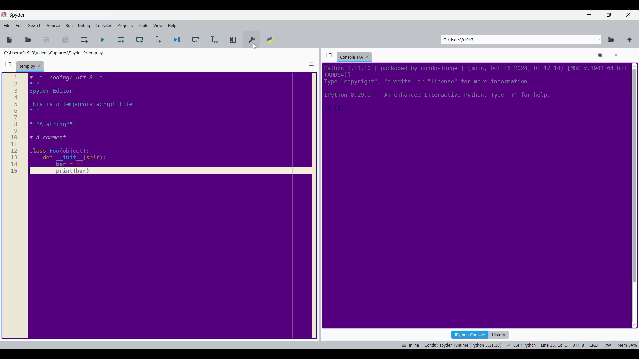  What do you see at coordinates (611, 40) in the screenshot?
I see `Browse a working directory` at bounding box center [611, 40].